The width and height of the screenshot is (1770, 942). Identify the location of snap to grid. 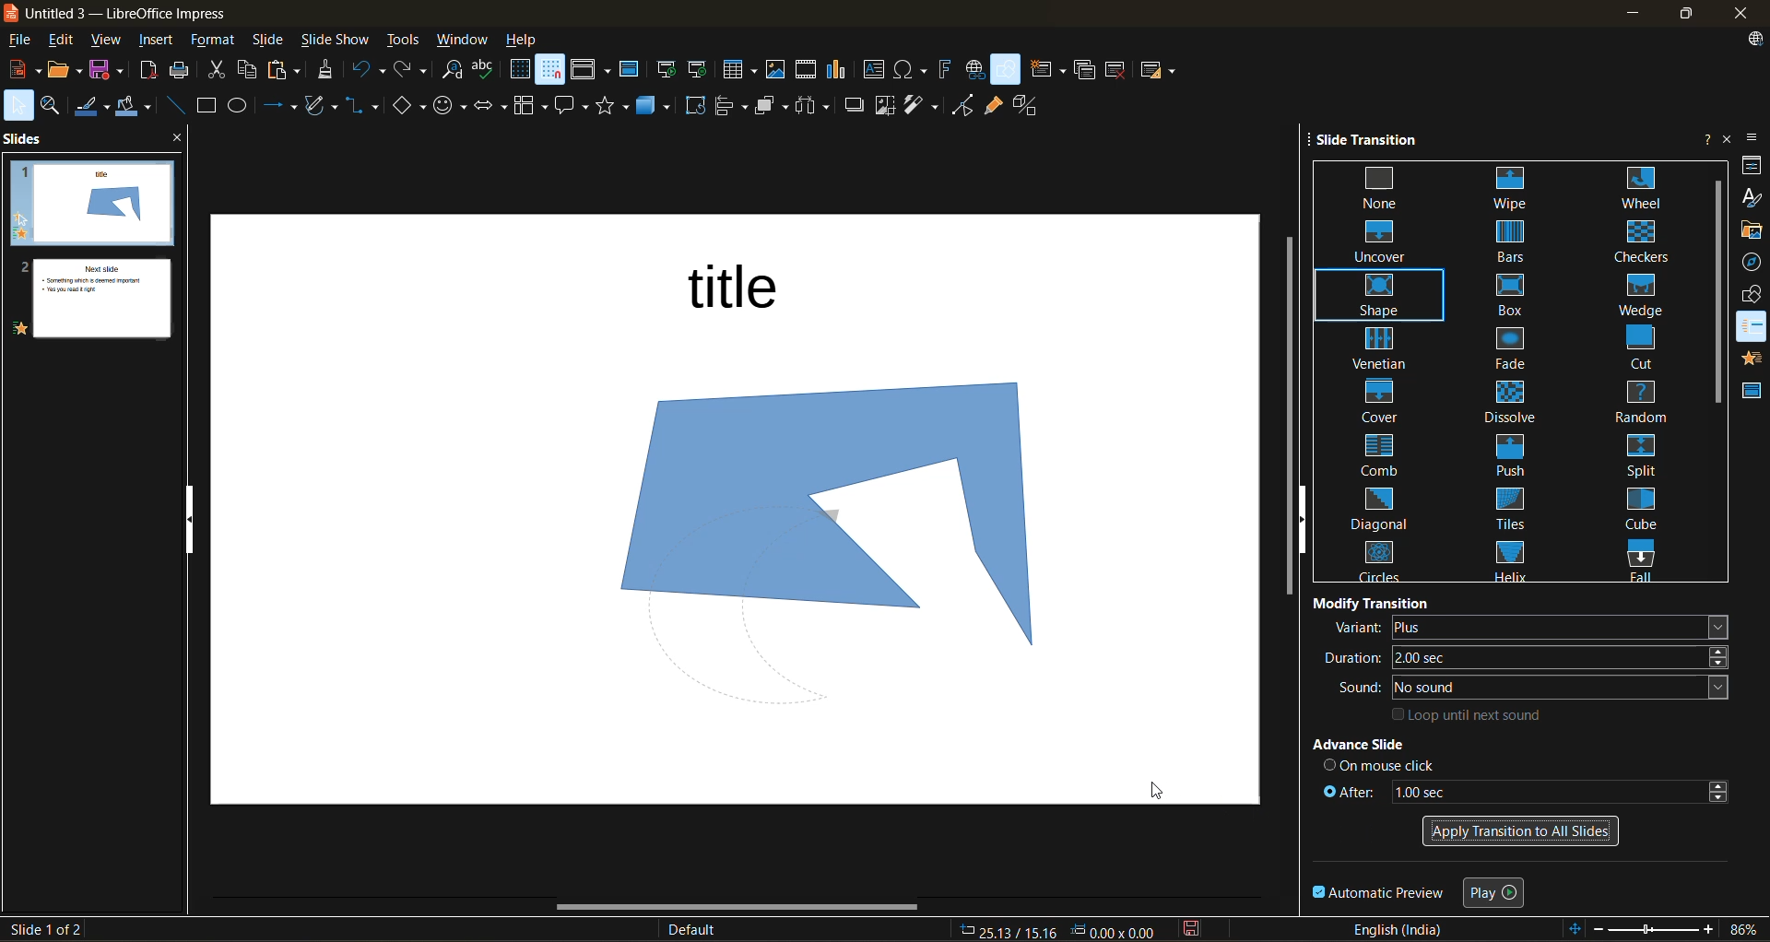
(551, 71).